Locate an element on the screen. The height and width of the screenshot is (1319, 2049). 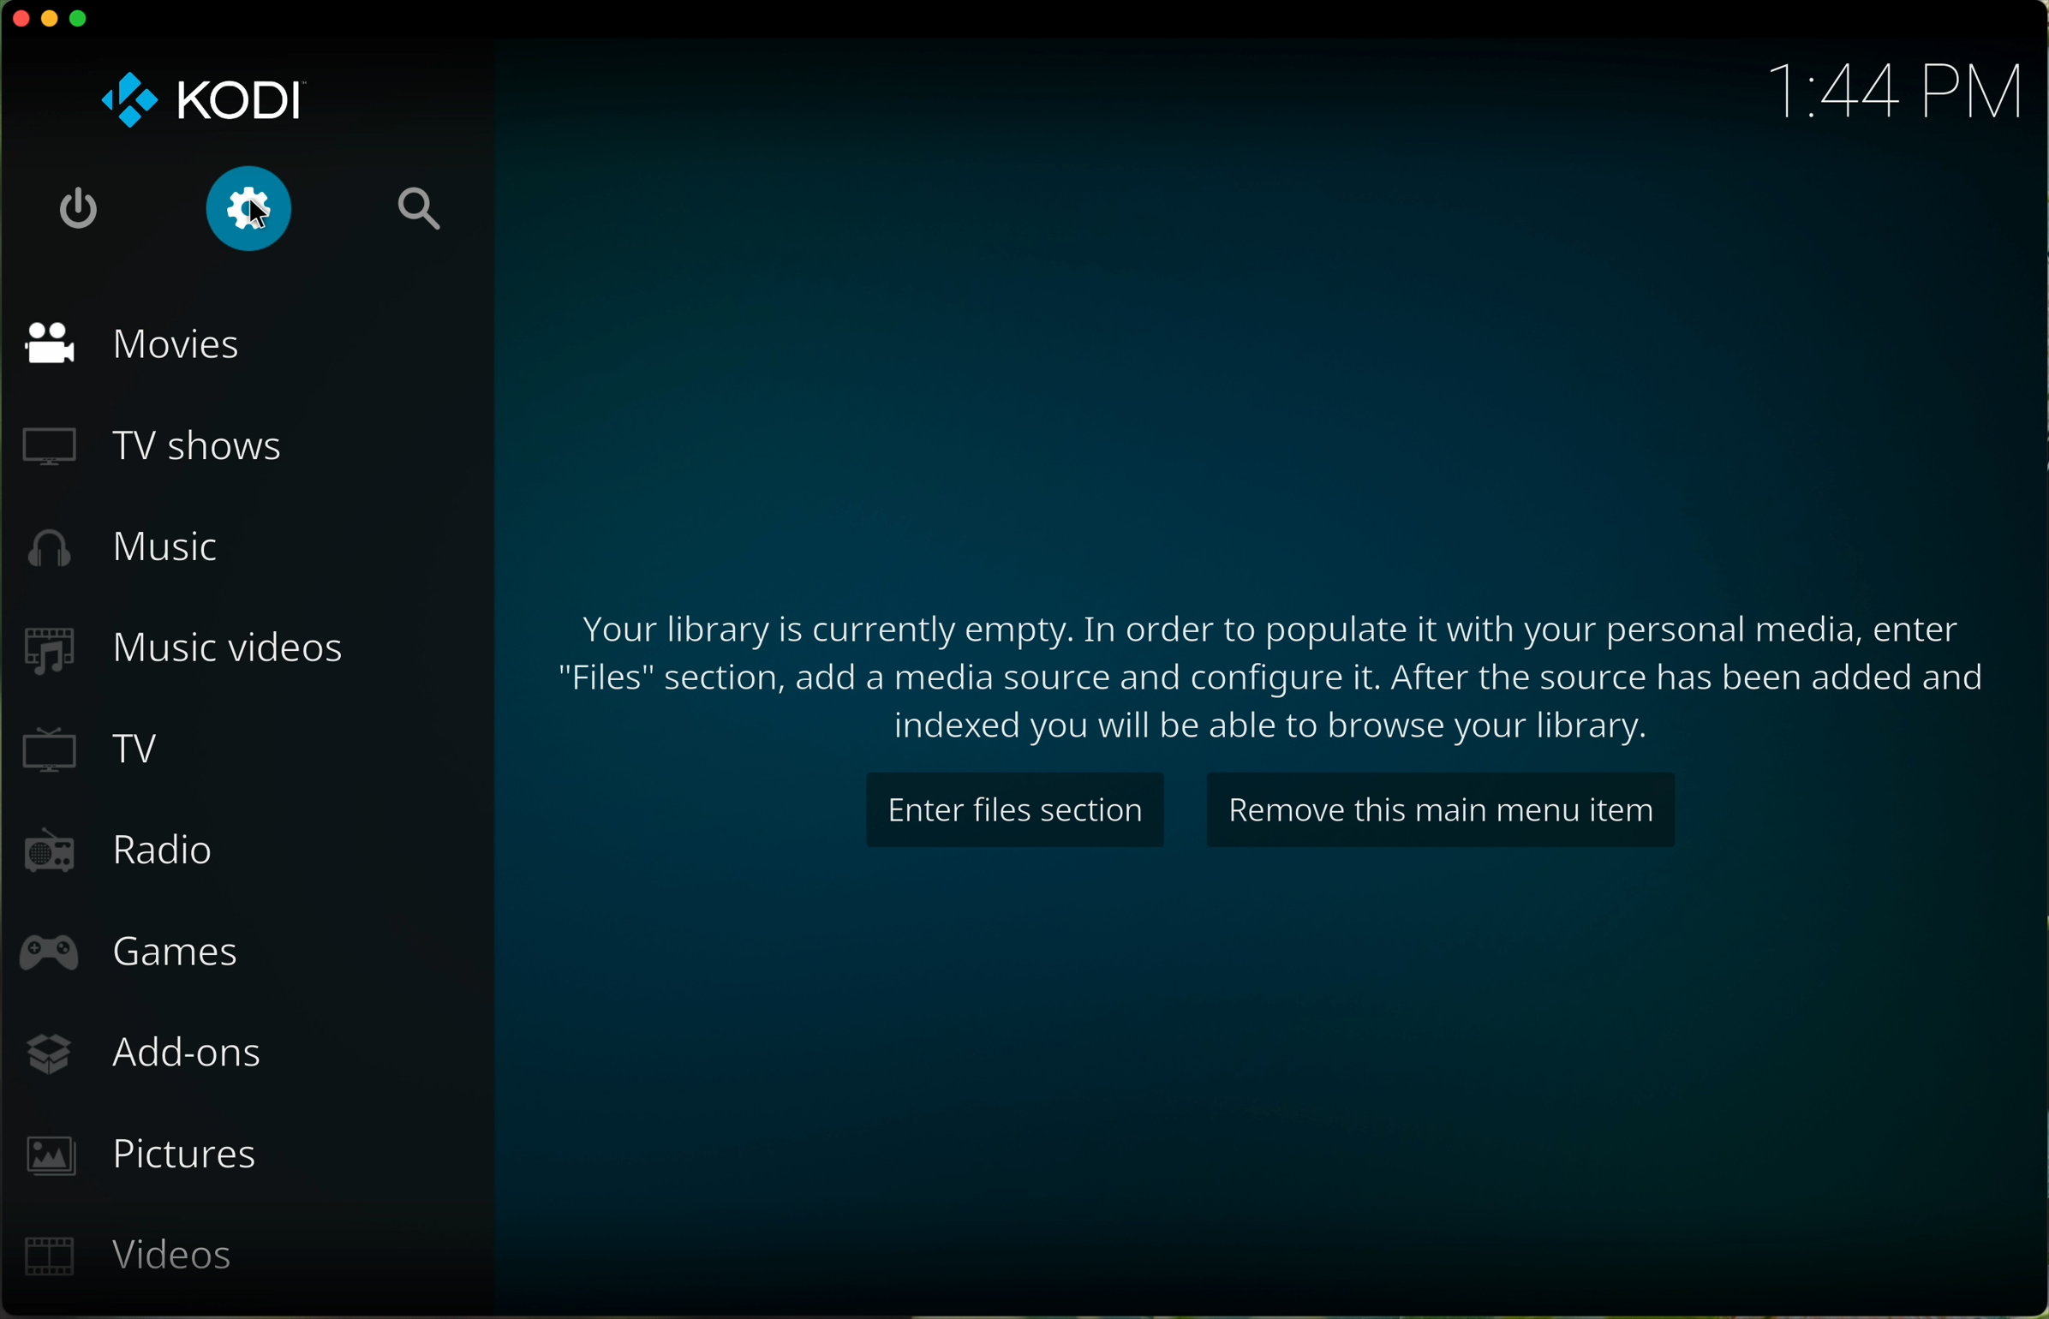
search is located at coordinates (416, 215).